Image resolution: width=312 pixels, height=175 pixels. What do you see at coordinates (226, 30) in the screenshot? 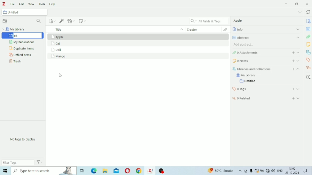
I see `Attachments` at bounding box center [226, 30].